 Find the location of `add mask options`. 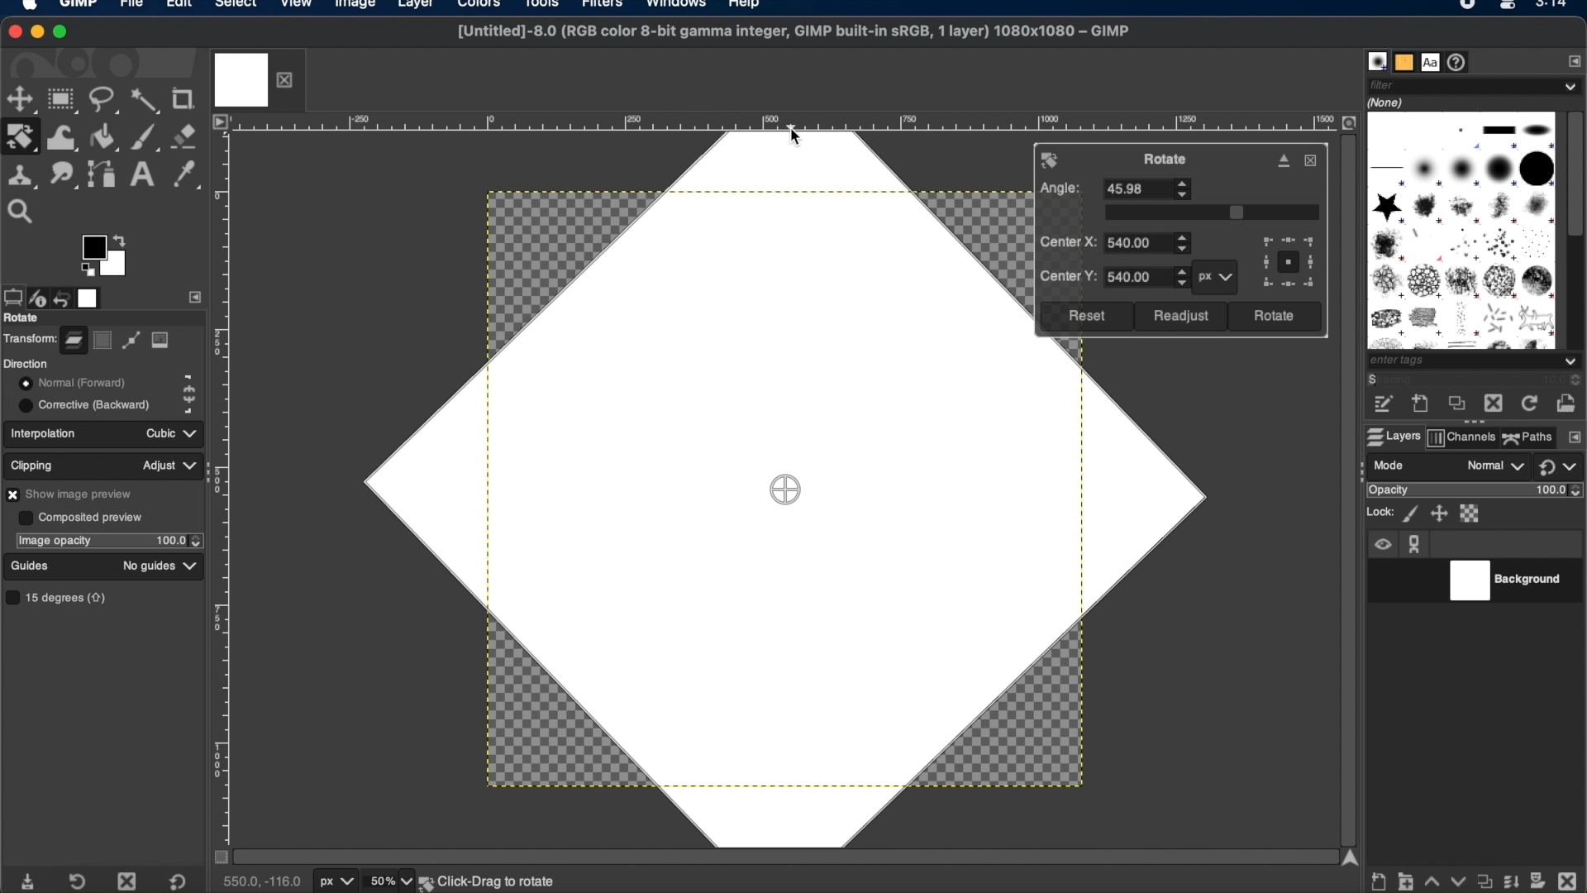

add mask options is located at coordinates (1538, 879).